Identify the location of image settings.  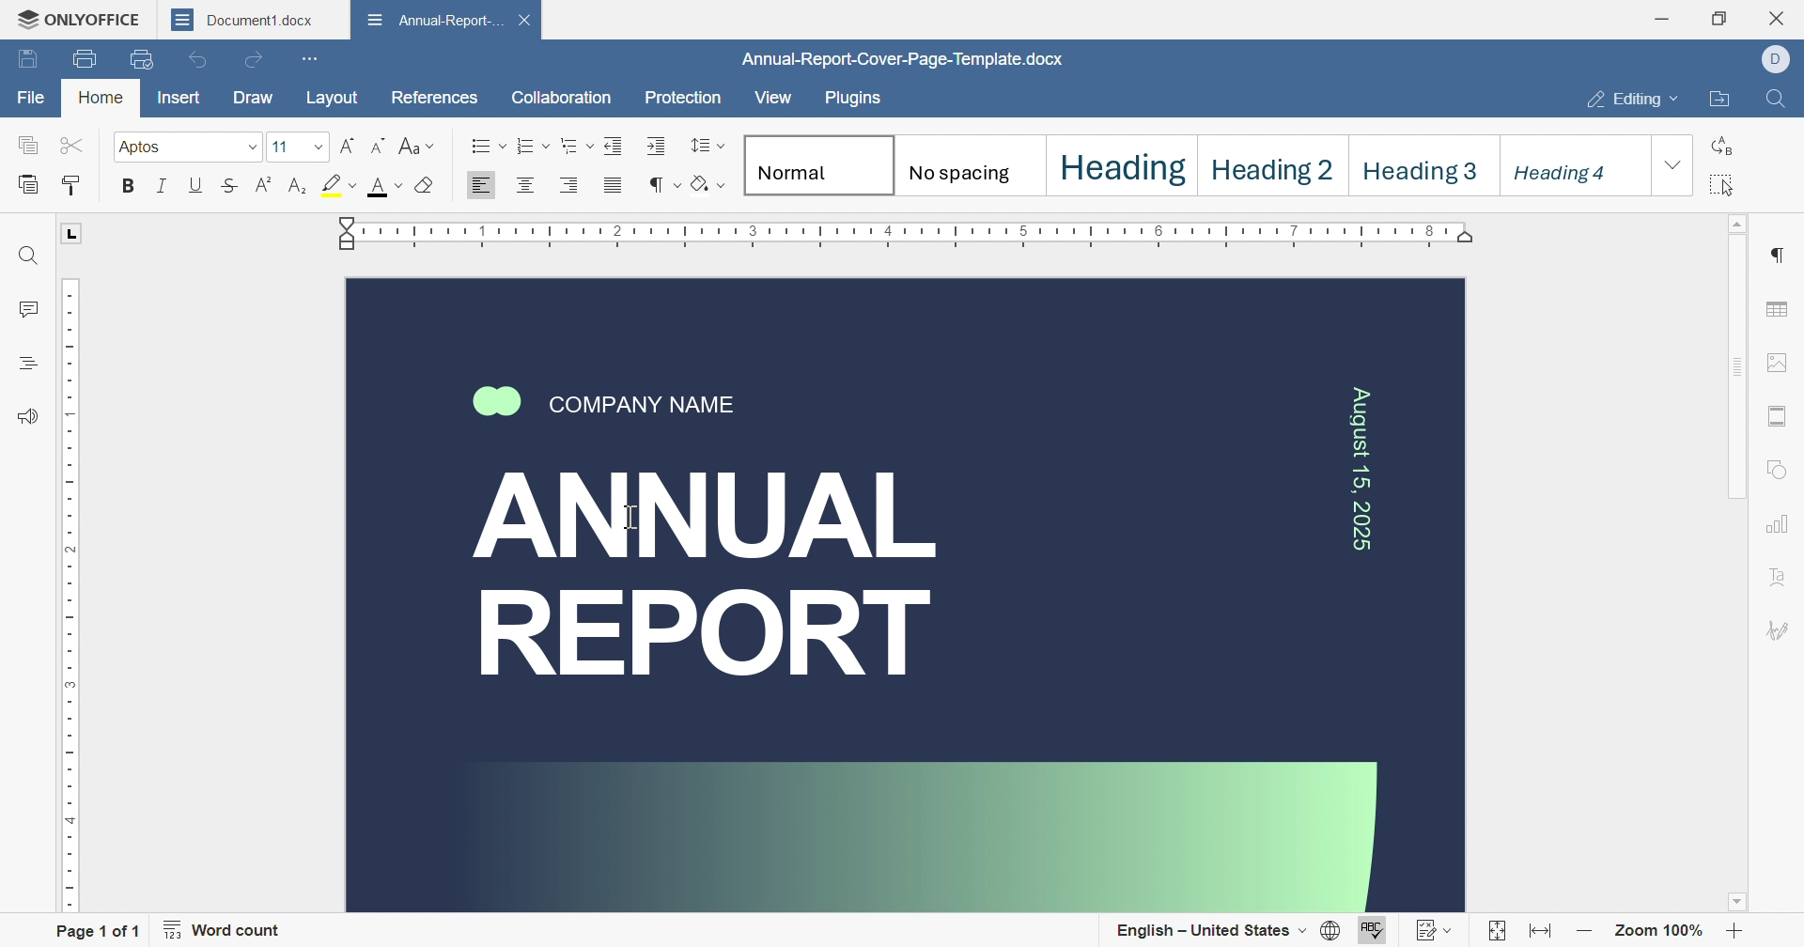
(1781, 363).